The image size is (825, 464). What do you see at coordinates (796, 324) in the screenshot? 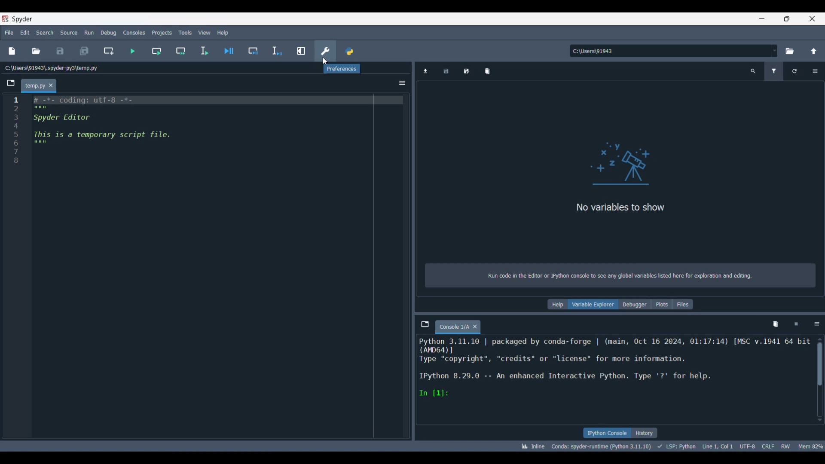
I see `Interrupt kernel` at bounding box center [796, 324].